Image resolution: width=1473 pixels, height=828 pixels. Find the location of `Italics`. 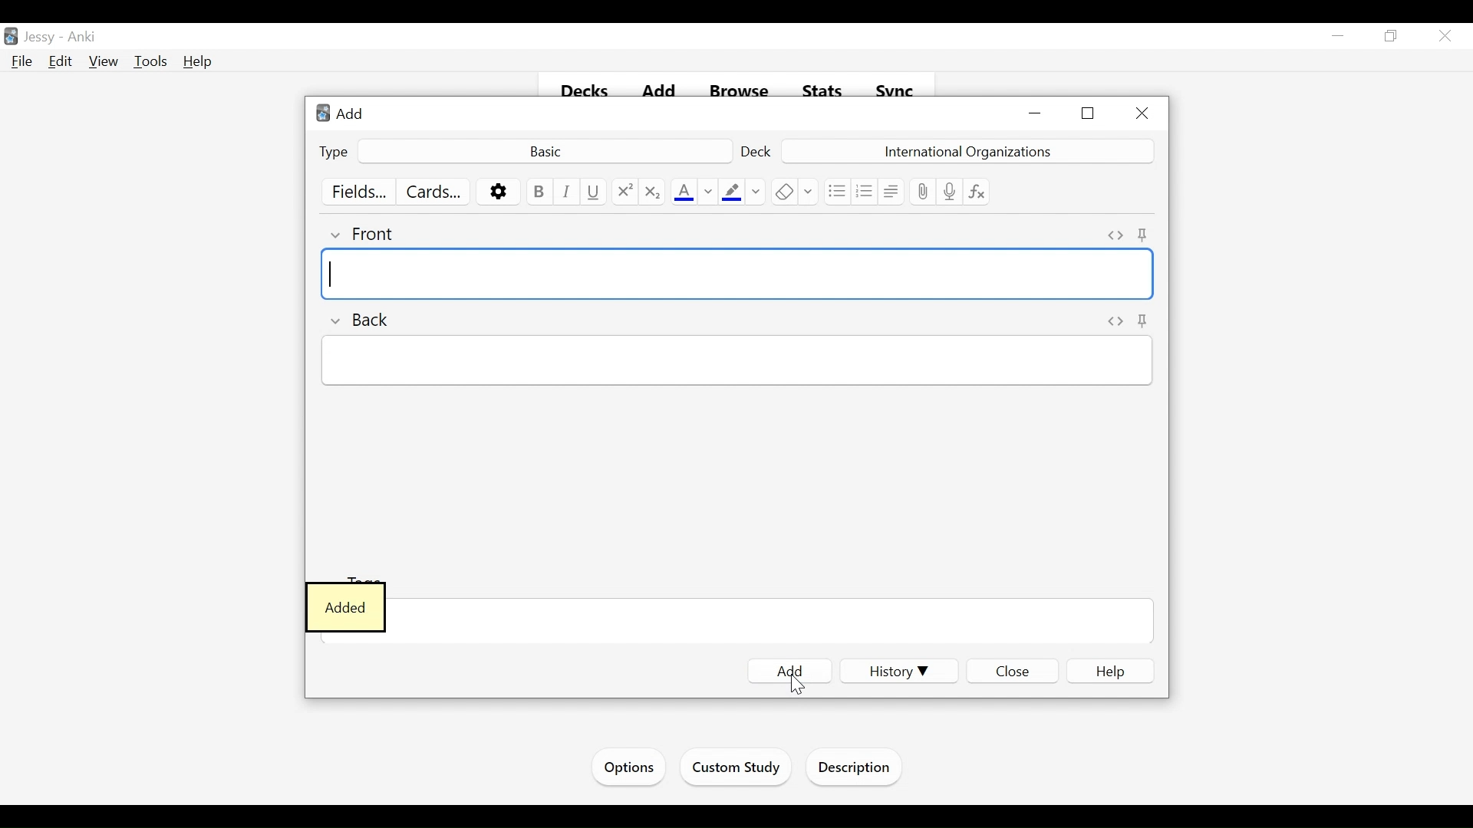

Italics is located at coordinates (567, 192).